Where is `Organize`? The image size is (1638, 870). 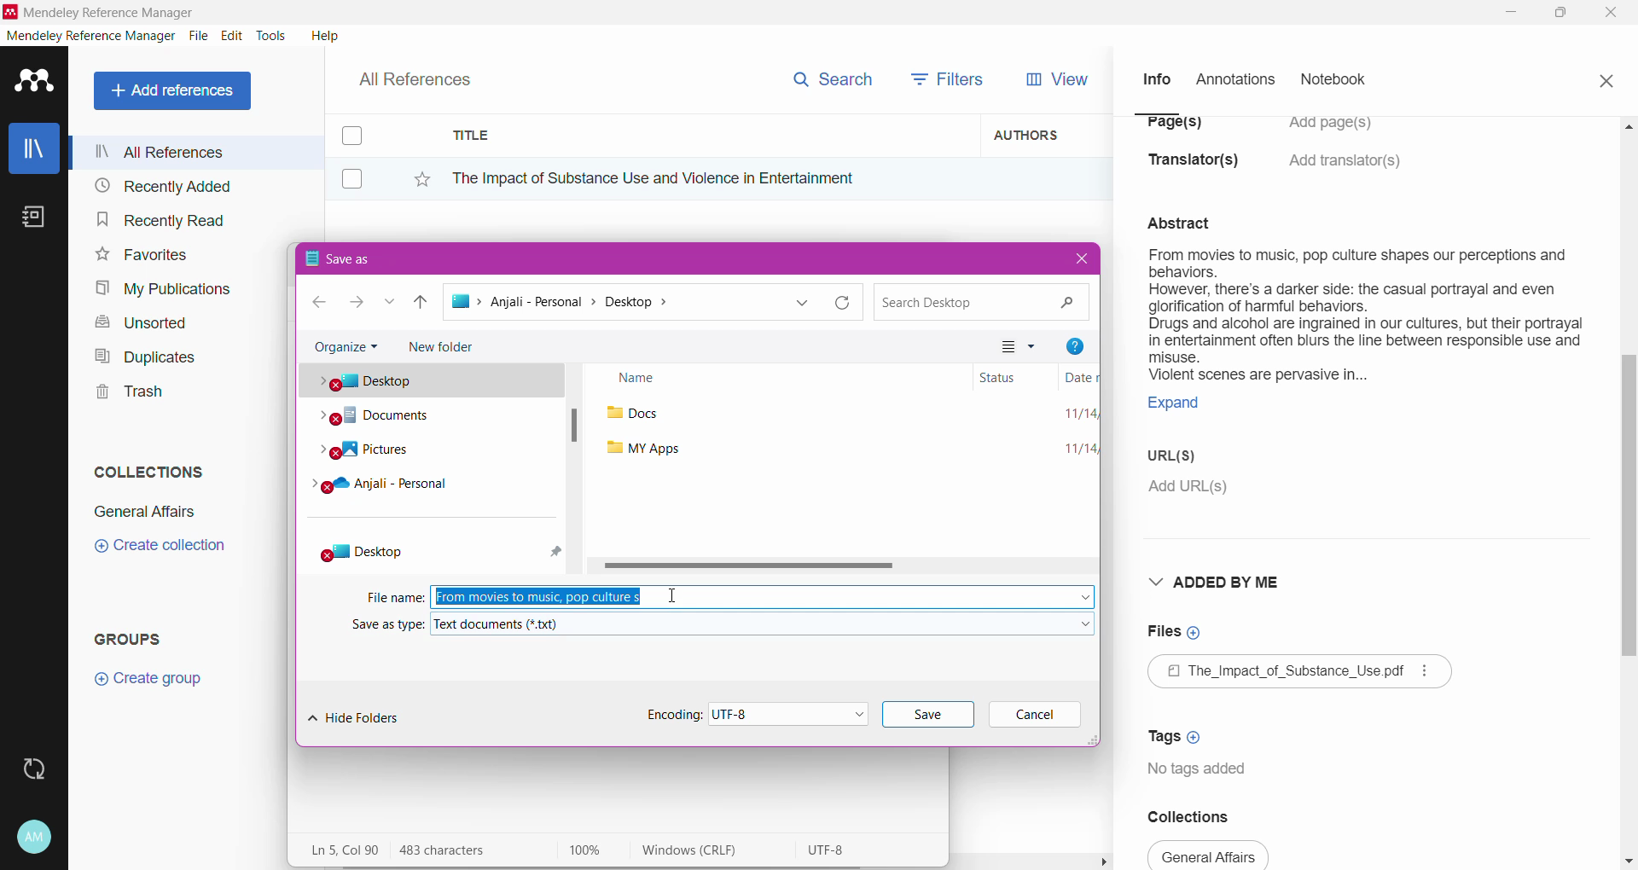
Organize is located at coordinates (345, 347).